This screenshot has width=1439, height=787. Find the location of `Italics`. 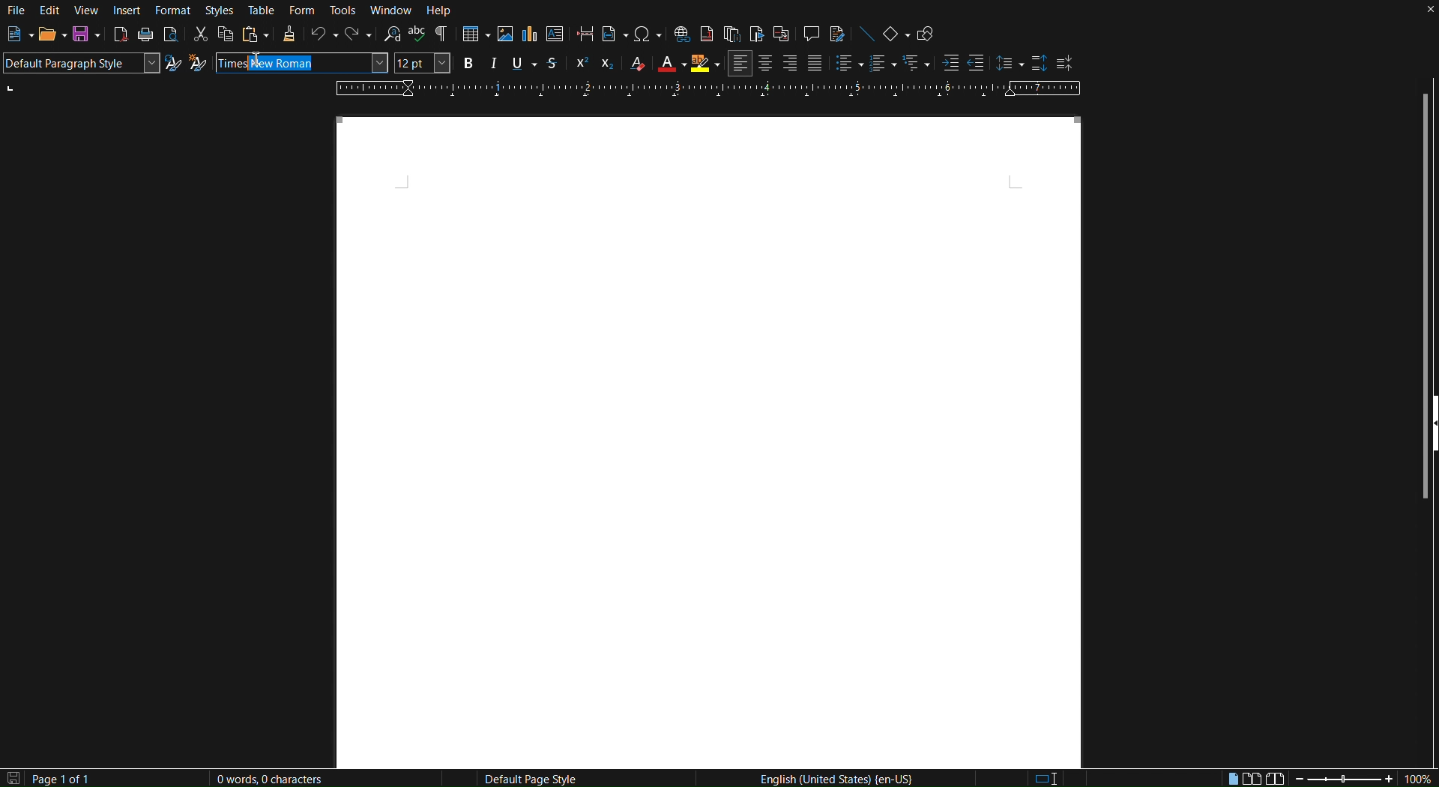

Italics is located at coordinates (494, 63).